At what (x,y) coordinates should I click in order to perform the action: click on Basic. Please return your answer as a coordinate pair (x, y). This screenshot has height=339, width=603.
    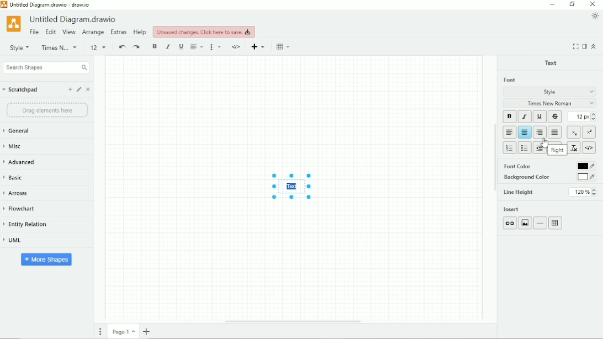
    Looking at the image, I should click on (21, 177).